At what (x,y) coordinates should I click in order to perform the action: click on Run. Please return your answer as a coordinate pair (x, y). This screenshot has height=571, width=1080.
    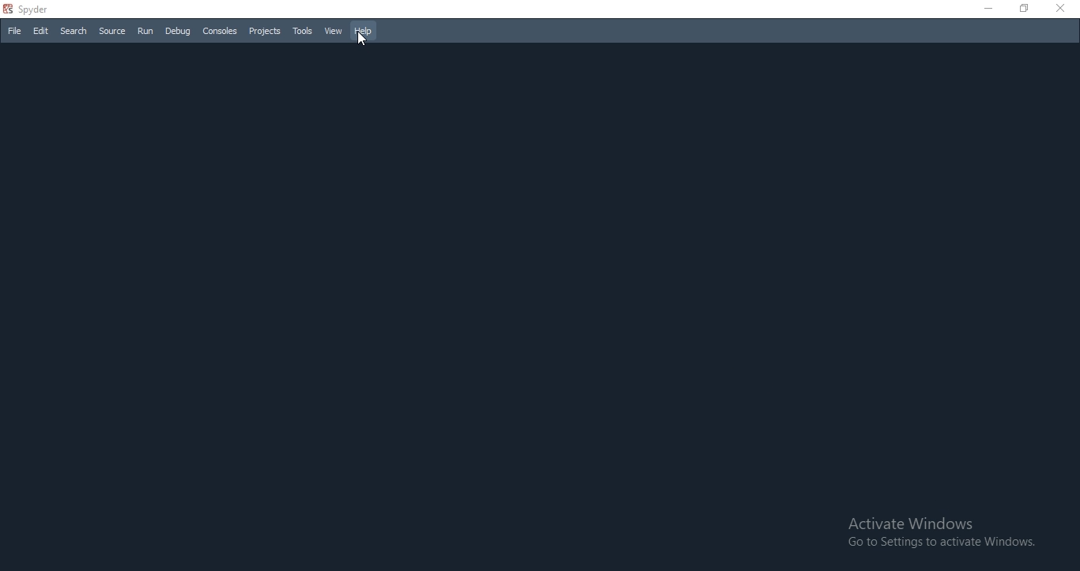
    Looking at the image, I should click on (145, 31).